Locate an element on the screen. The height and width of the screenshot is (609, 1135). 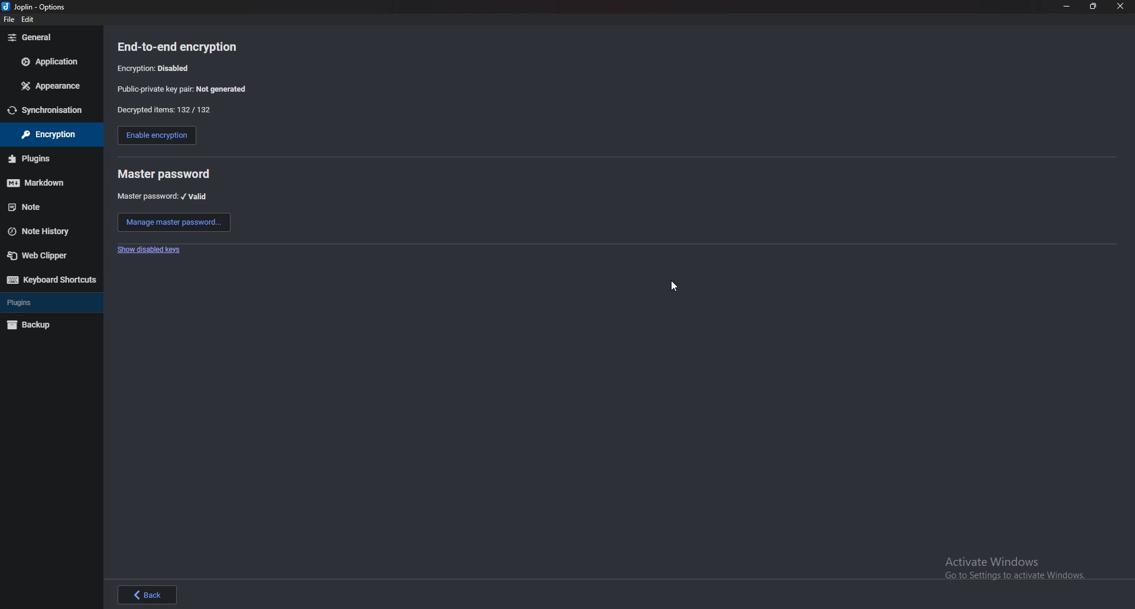
cursor is located at coordinates (676, 288).